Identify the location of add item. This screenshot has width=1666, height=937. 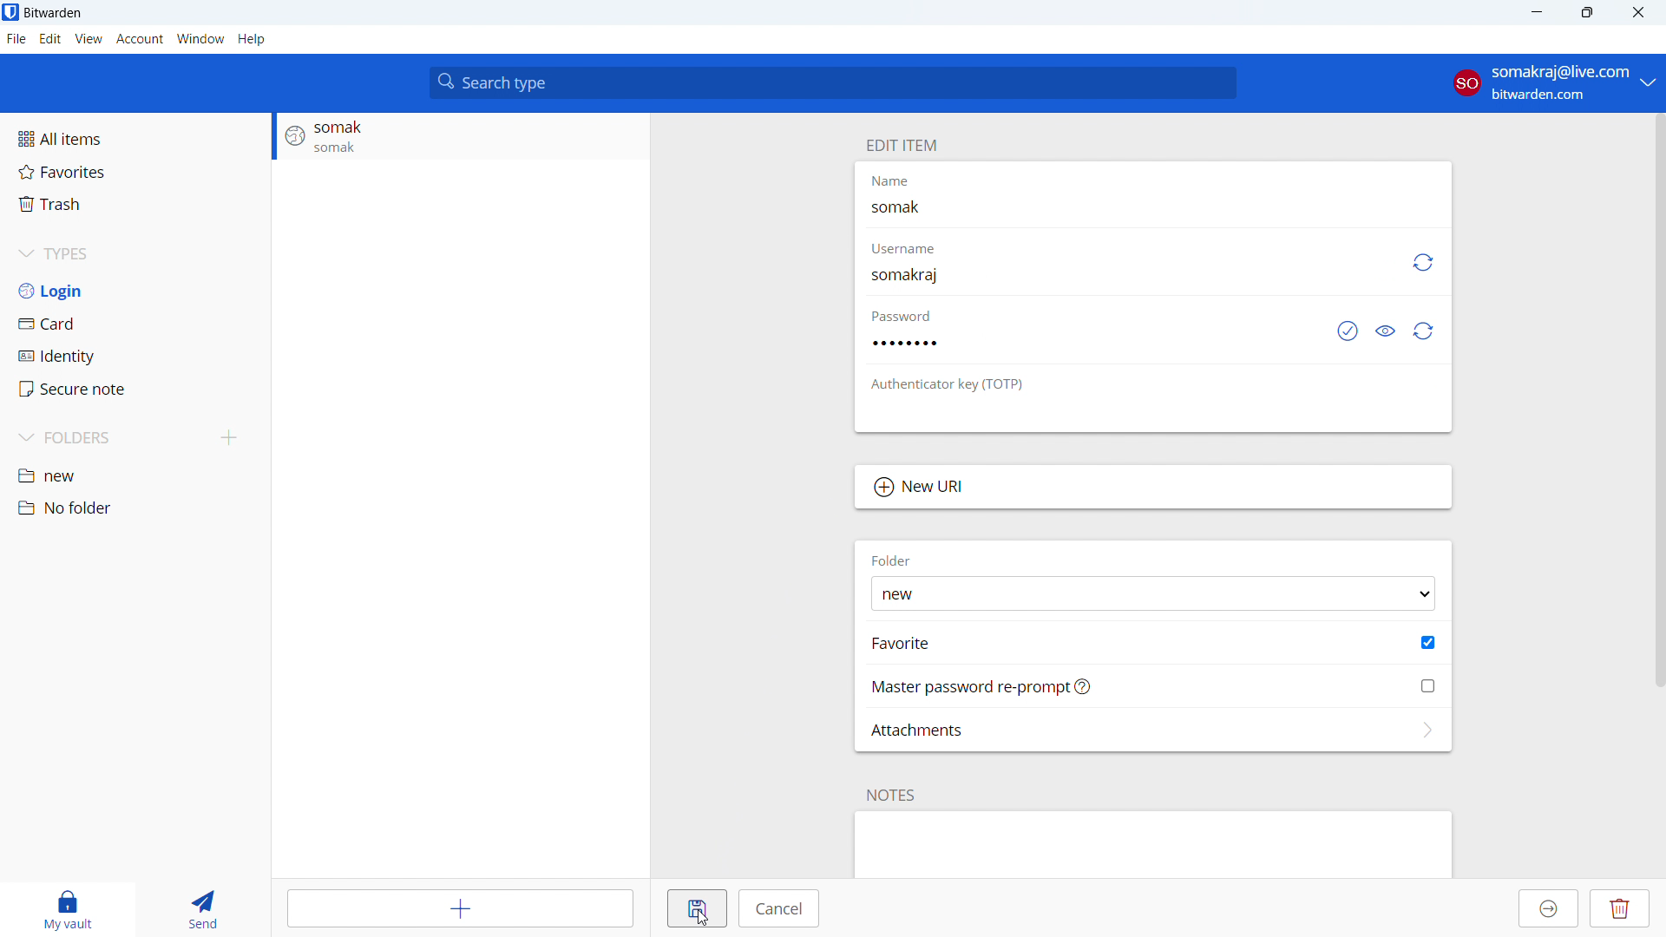
(463, 908).